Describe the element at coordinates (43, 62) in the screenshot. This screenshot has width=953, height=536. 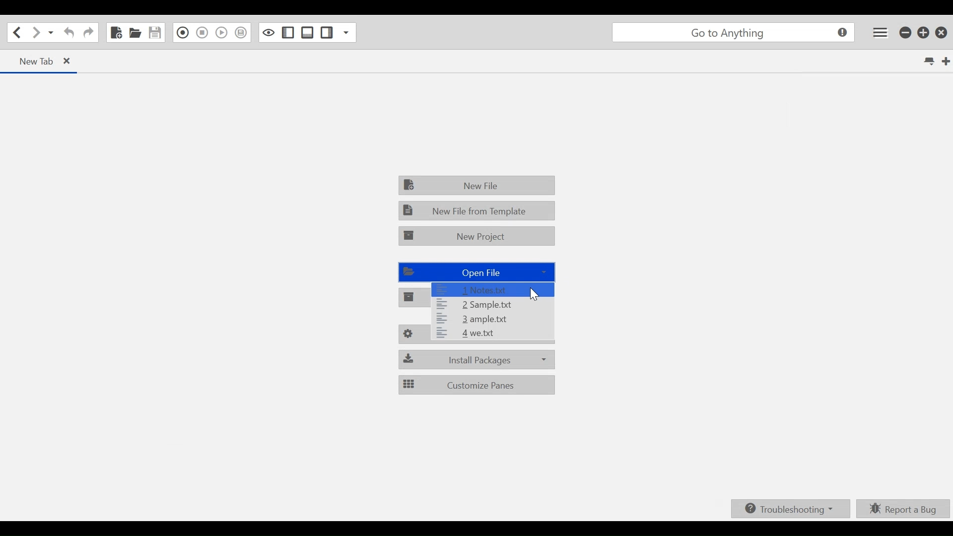
I see `new Tab` at that location.